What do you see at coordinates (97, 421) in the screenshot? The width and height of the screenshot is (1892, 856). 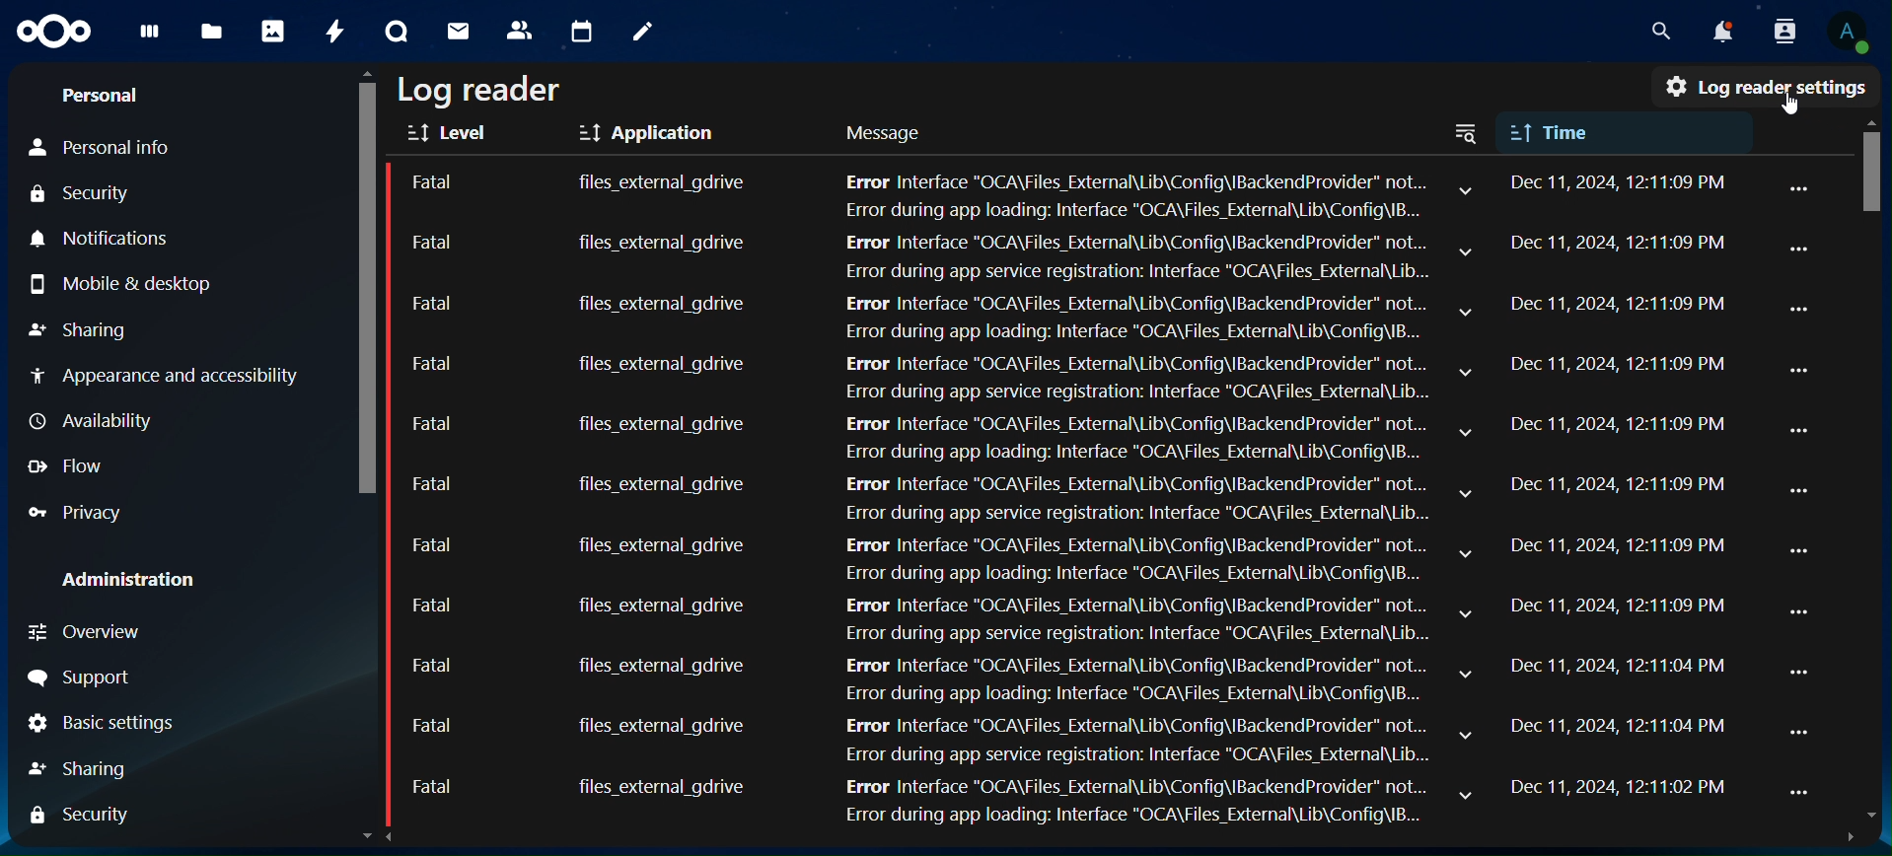 I see `availabilty` at bounding box center [97, 421].